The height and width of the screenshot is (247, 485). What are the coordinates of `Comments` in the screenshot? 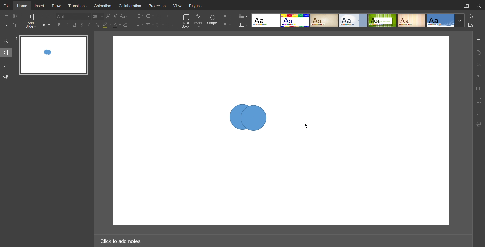 It's located at (6, 65).